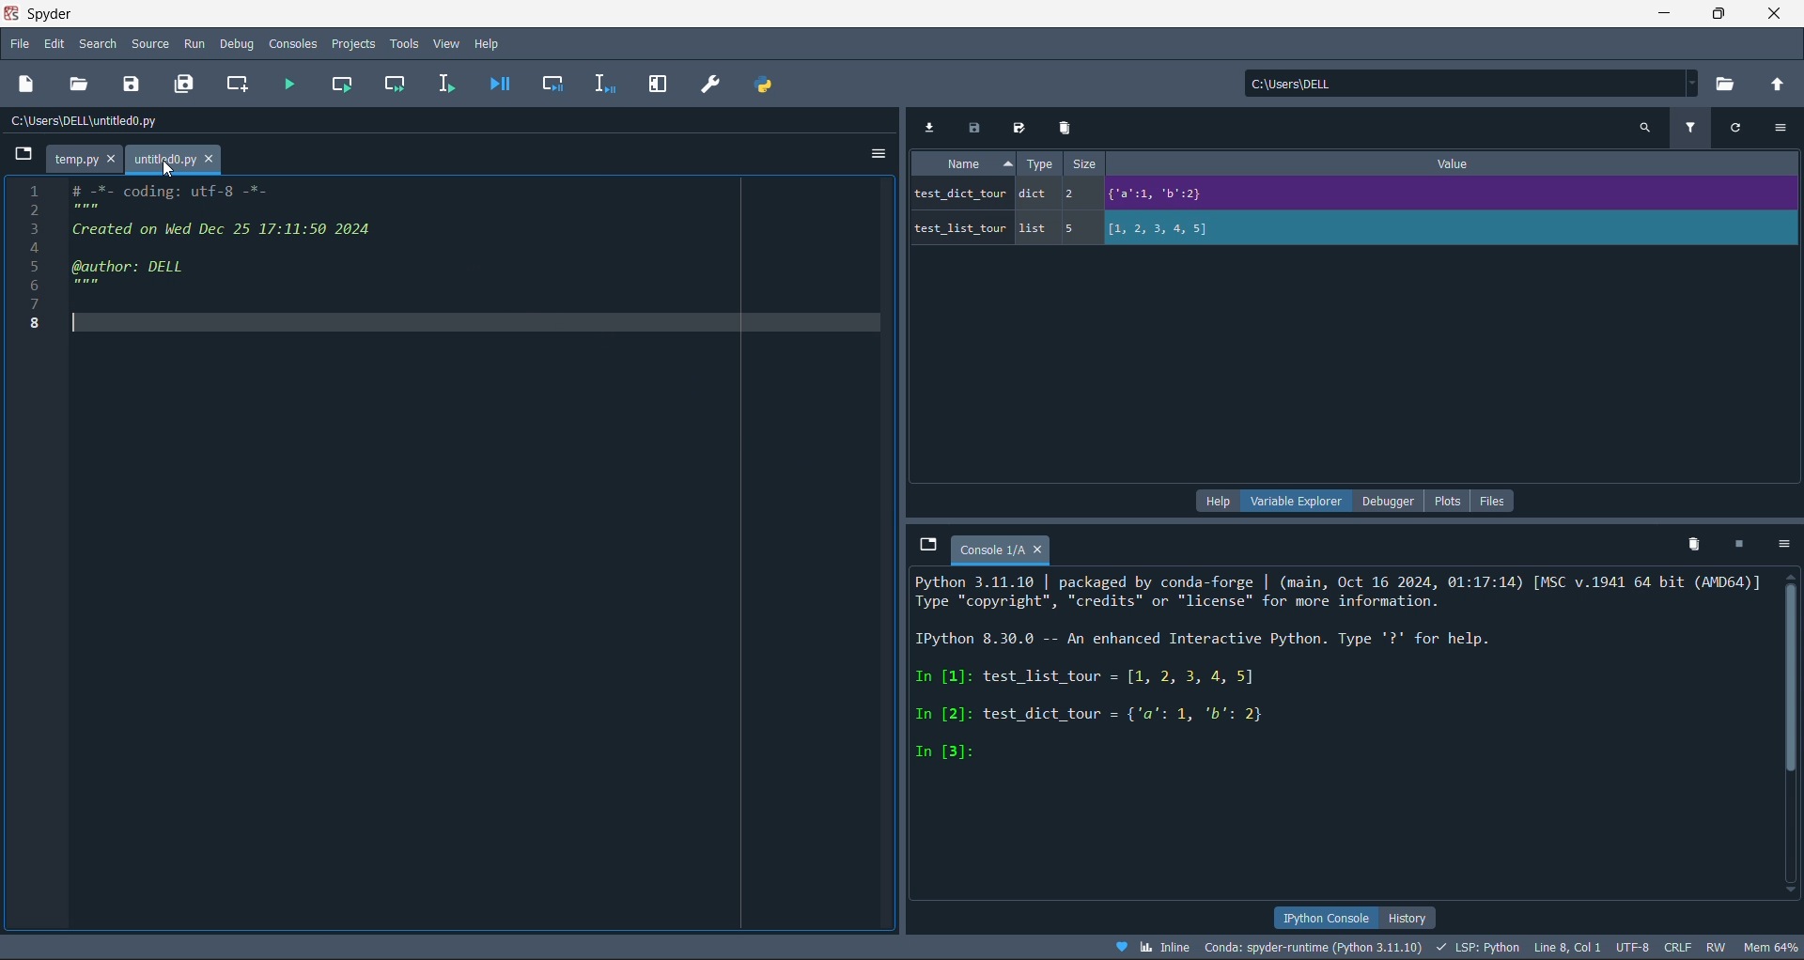  Describe the element at coordinates (603, 83) in the screenshot. I see `debug line` at that location.